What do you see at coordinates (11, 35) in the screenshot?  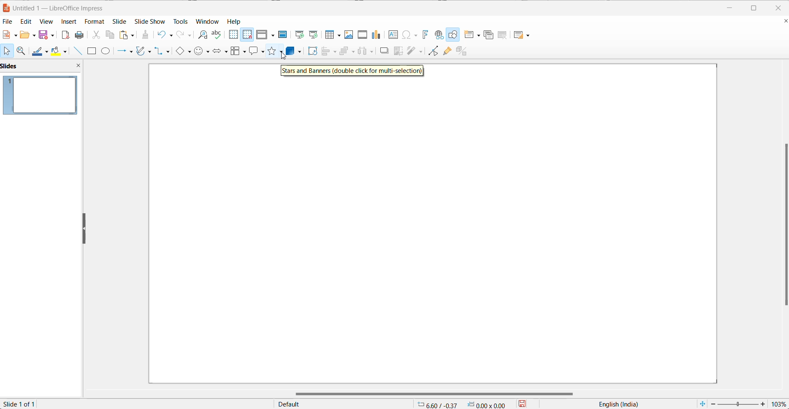 I see `new file` at bounding box center [11, 35].